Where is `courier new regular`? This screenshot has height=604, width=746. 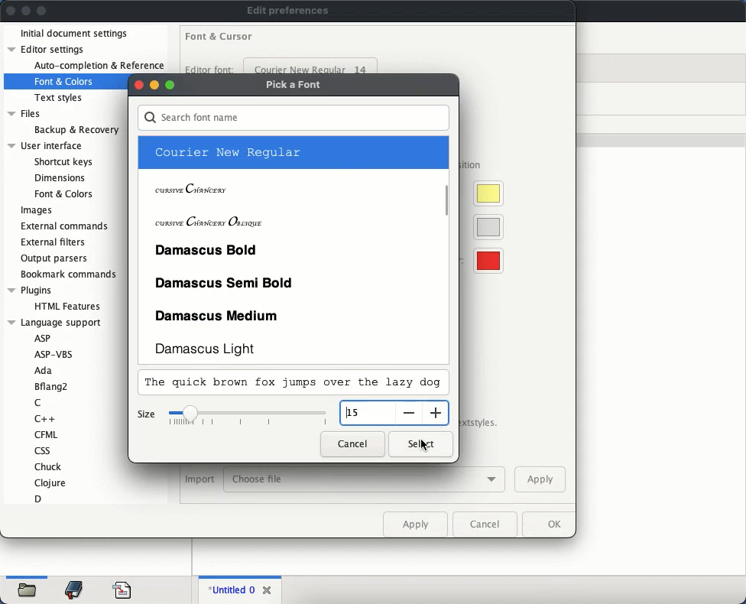 courier new regular is located at coordinates (311, 67).